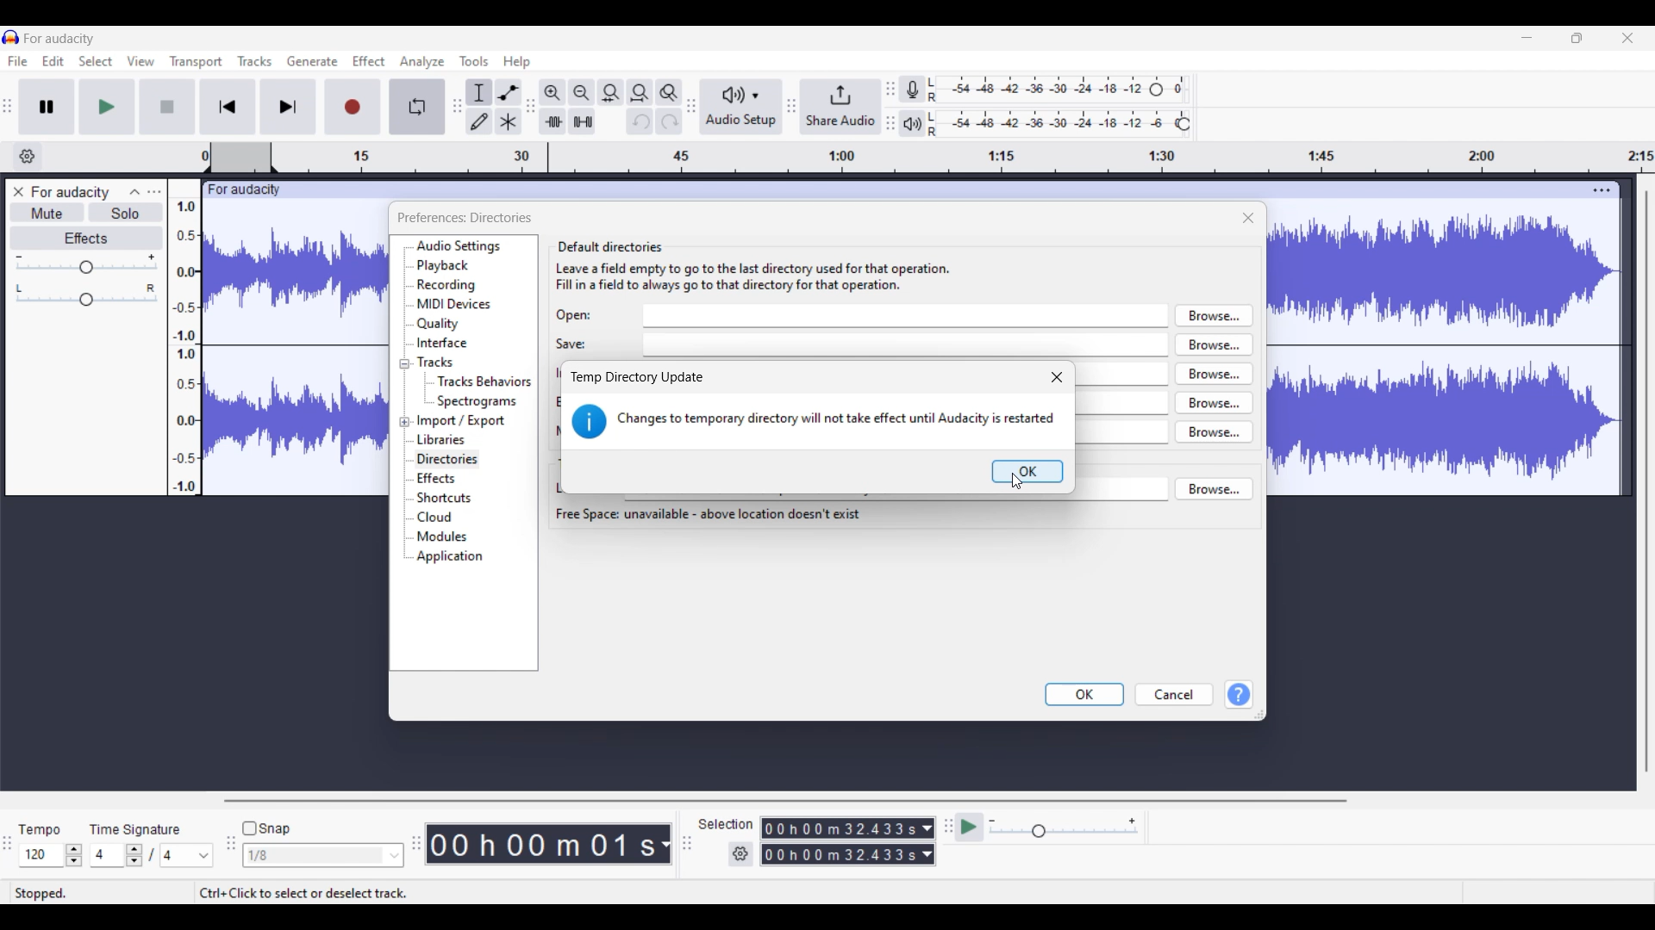 Image resolution: width=1655 pixels, height=930 pixels. Describe the element at coordinates (669, 92) in the screenshot. I see `Zoom toggle` at that location.